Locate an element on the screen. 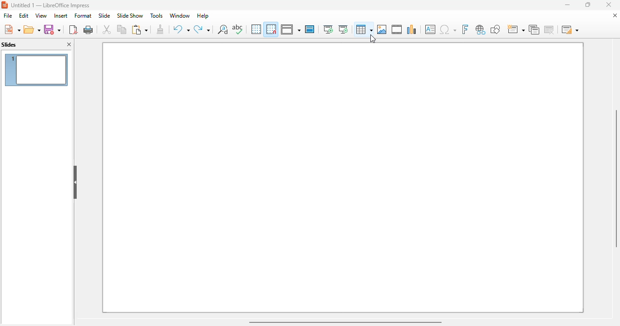  print is located at coordinates (89, 30).